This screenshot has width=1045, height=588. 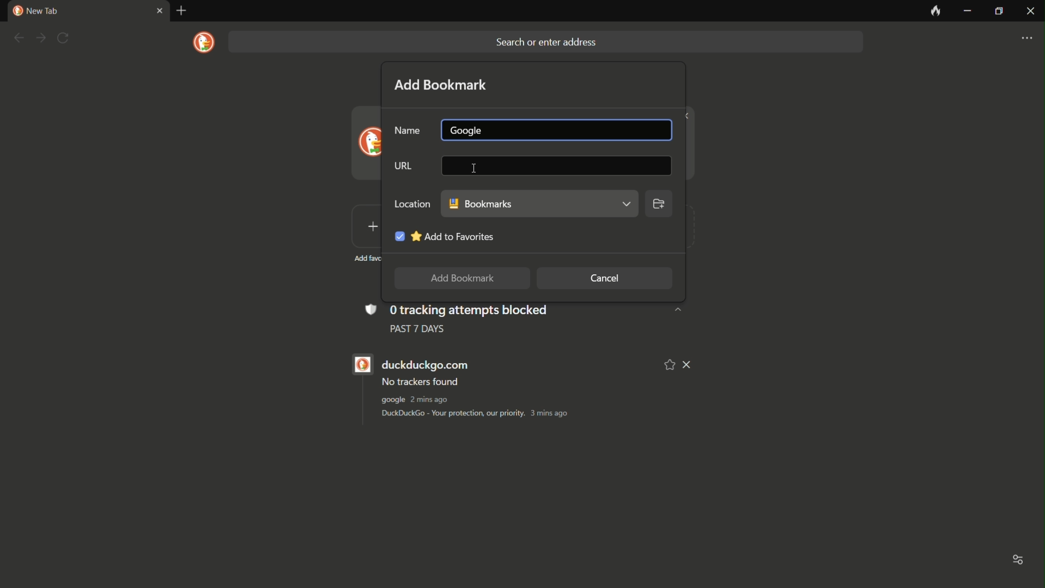 I want to click on add bookmark, so click(x=441, y=84).